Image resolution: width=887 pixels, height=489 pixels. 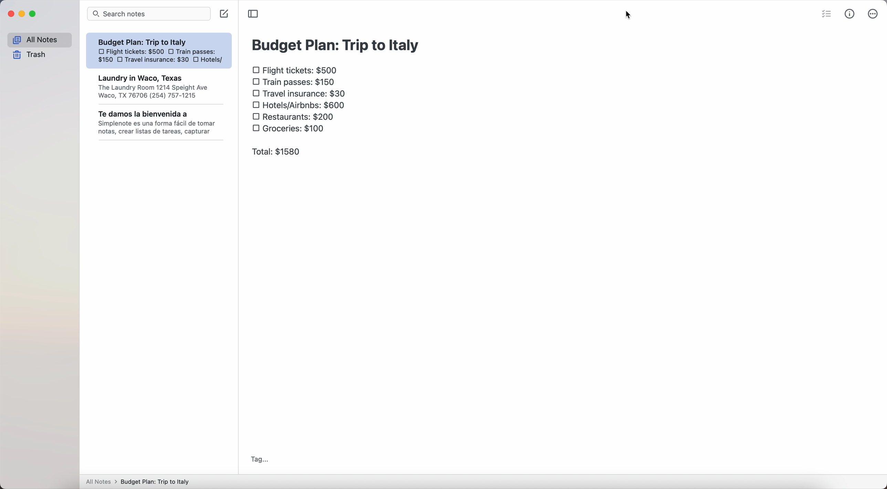 What do you see at coordinates (301, 109) in the screenshot?
I see `body text: checkboxs budget plan and total: $1580` at bounding box center [301, 109].